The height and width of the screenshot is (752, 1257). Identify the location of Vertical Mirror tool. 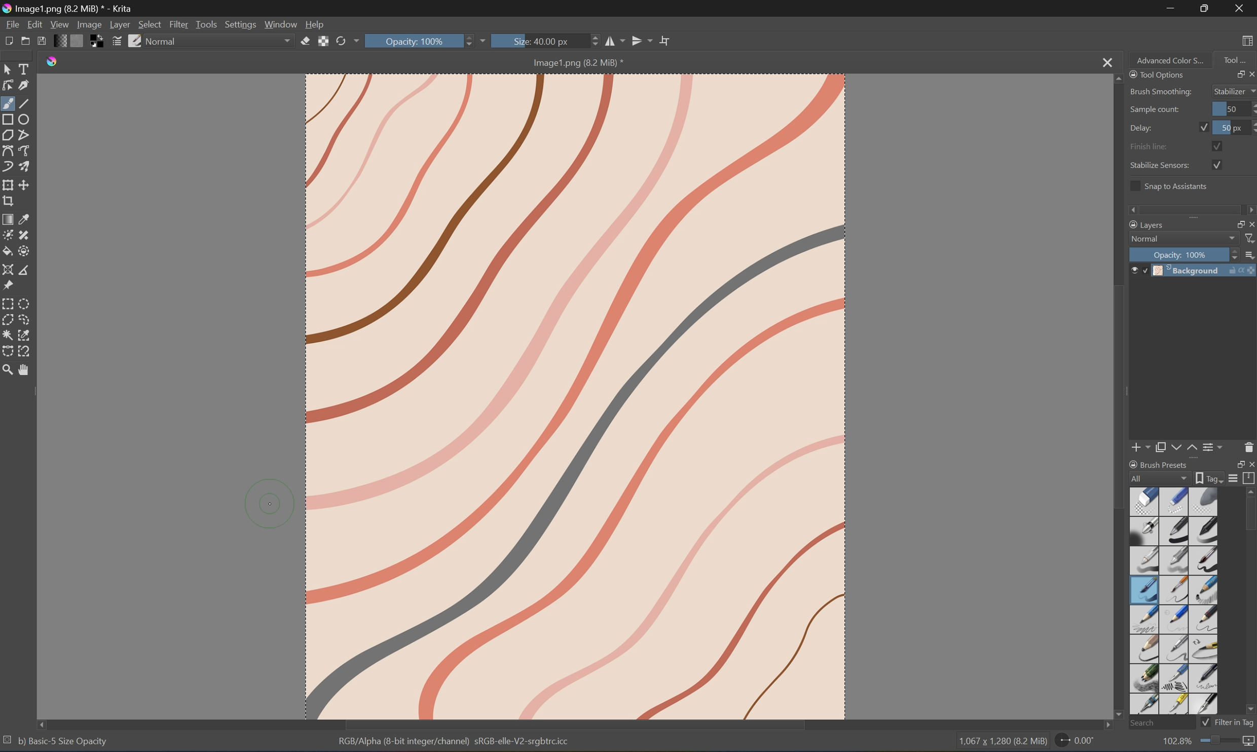
(641, 40).